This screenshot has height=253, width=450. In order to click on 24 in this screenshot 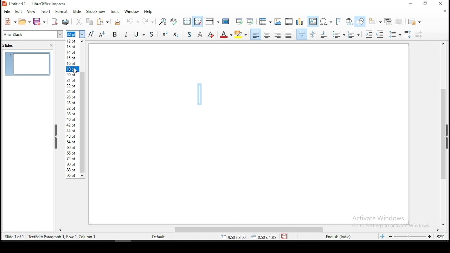, I will do `click(72, 91)`.